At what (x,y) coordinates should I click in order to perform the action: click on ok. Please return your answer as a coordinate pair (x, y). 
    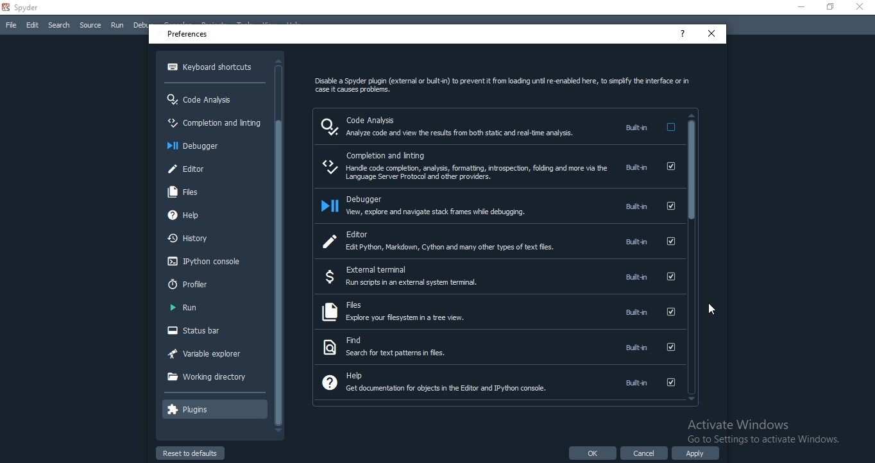
    Looking at the image, I should click on (591, 453).